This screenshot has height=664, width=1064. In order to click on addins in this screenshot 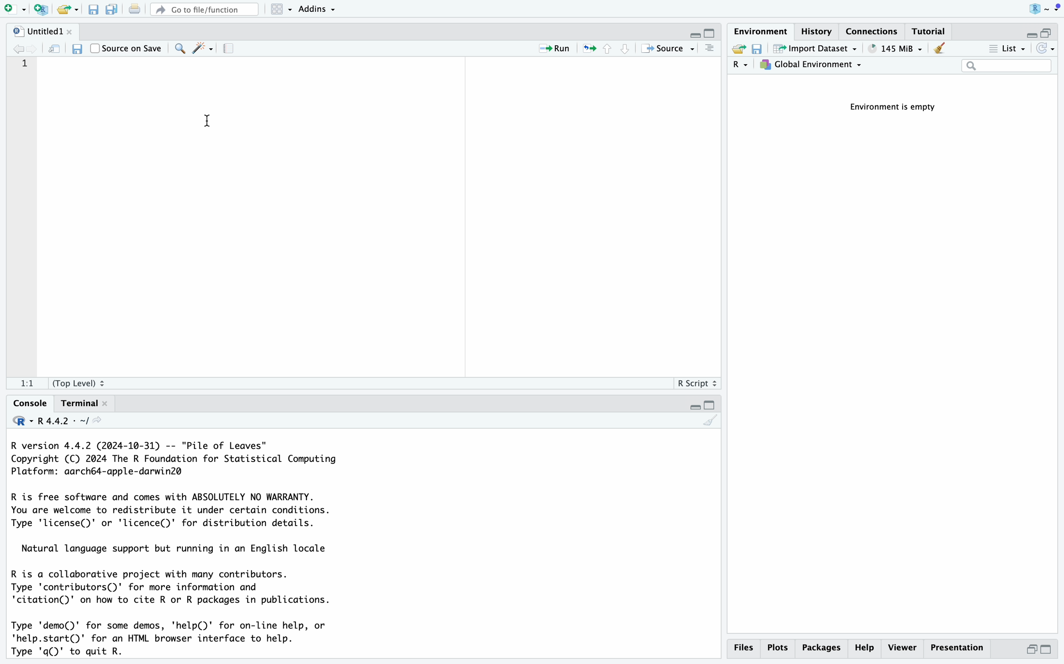, I will do `click(318, 8)`.